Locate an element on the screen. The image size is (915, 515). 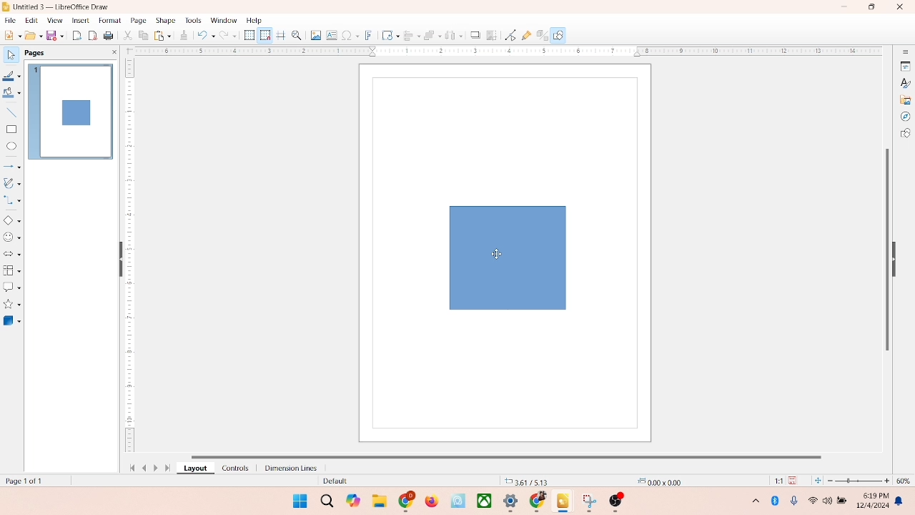
minimize is located at coordinates (846, 6).